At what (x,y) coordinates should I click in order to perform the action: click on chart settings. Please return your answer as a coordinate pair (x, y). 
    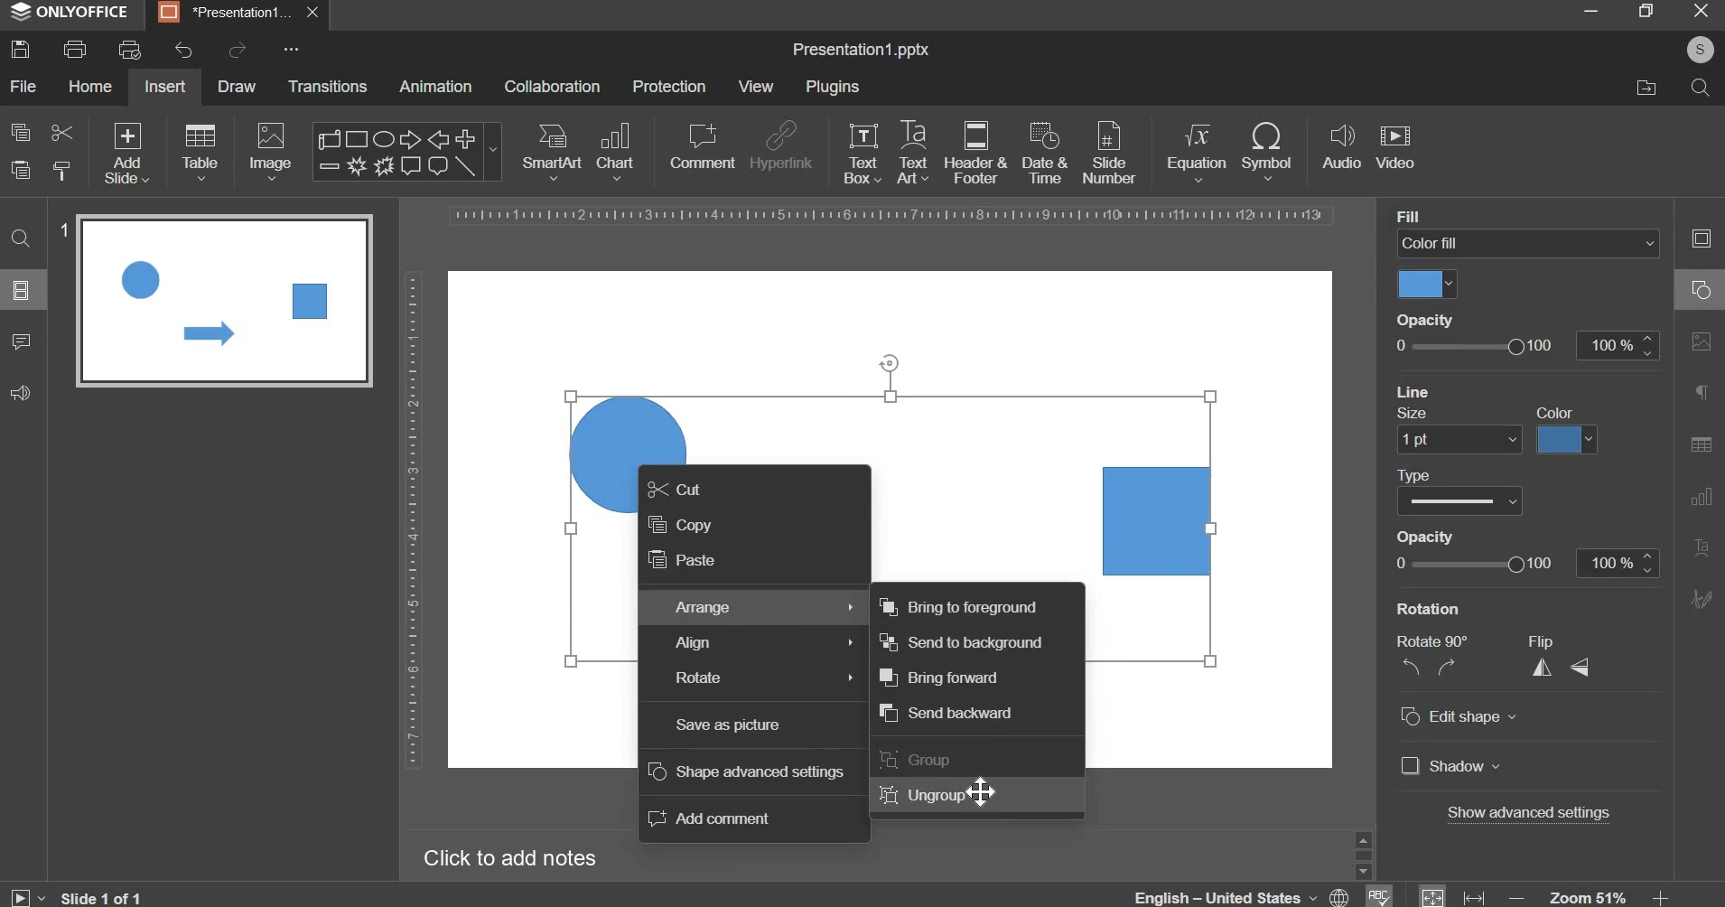
    Looking at the image, I should click on (1697, 496).